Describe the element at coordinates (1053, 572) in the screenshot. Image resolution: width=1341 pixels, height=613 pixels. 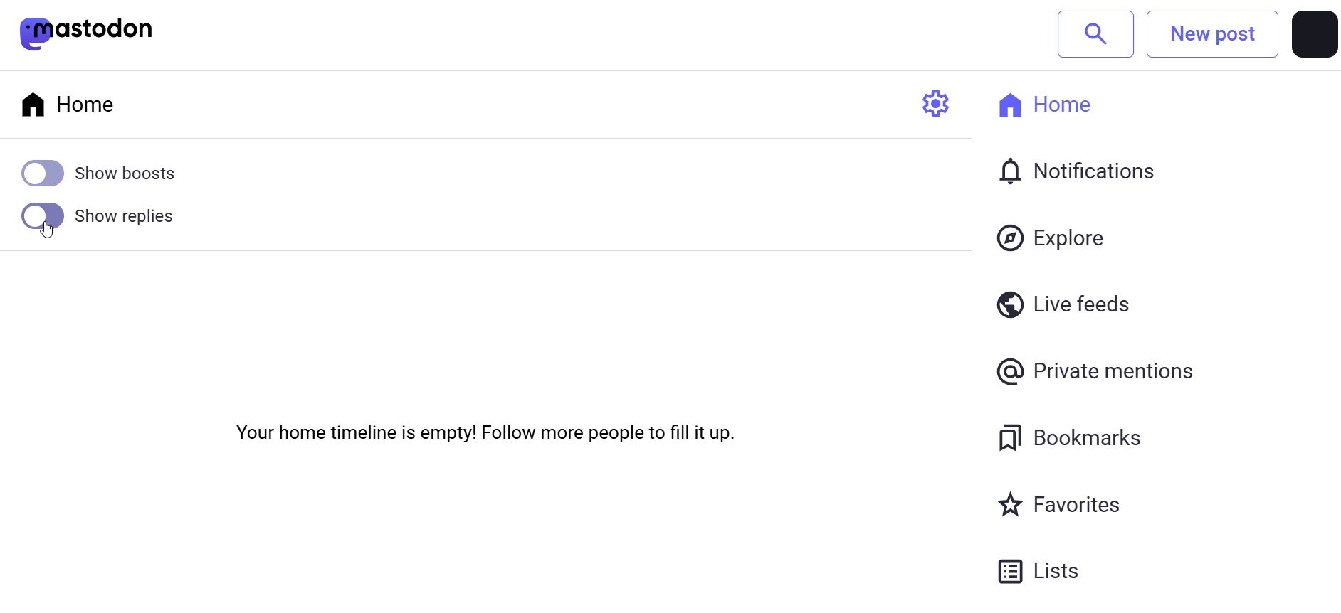
I see `Lists` at that location.